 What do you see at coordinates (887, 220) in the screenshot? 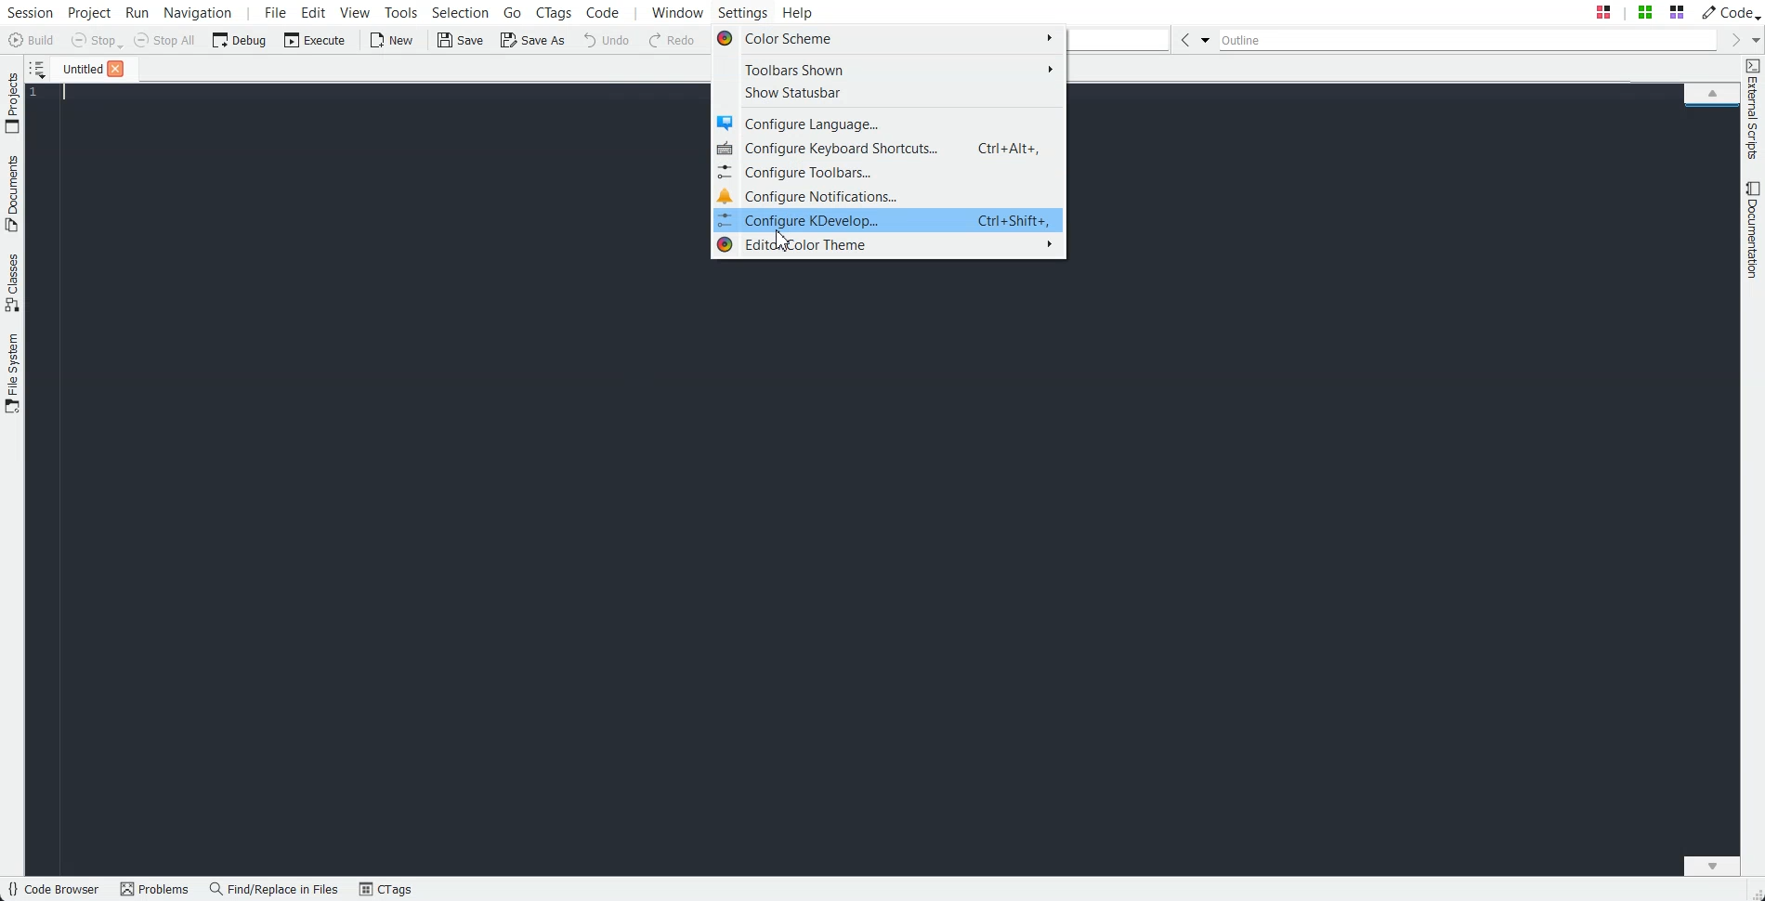
I see `Configure KDevelop` at bounding box center [887, 220].